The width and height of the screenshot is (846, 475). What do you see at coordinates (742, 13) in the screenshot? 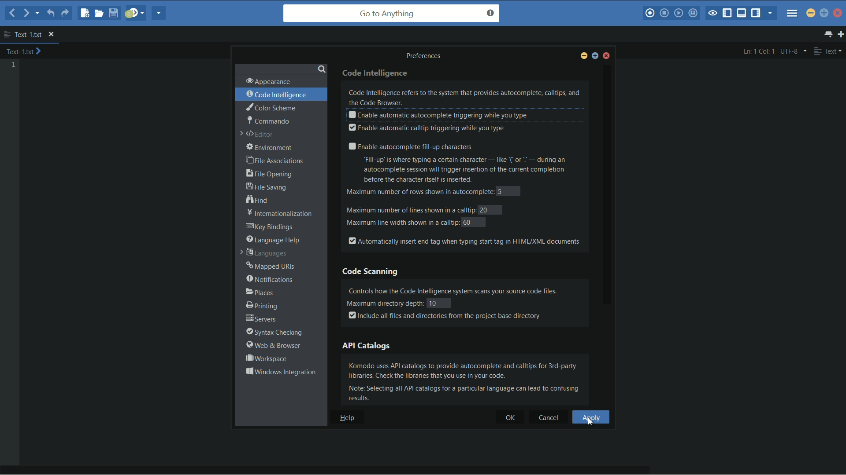
I see `show/hide bottom panel` at bounding box center [742, 13].